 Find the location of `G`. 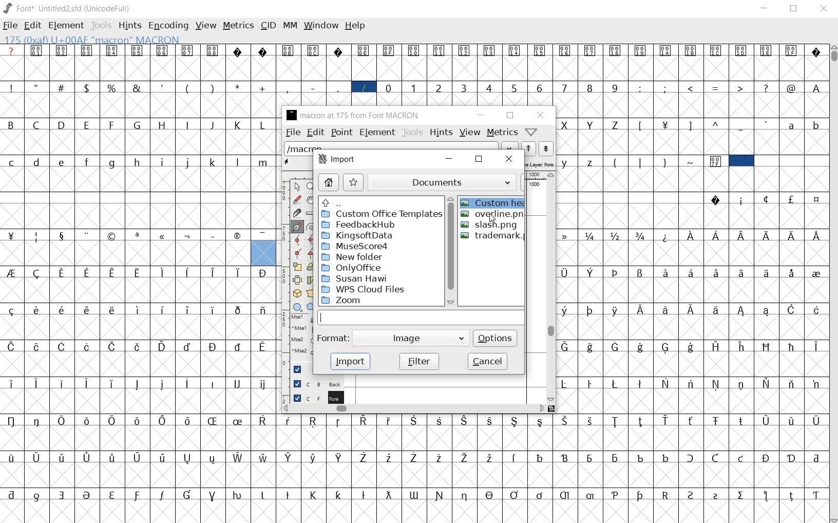

G is located at coordinates (139, 125).